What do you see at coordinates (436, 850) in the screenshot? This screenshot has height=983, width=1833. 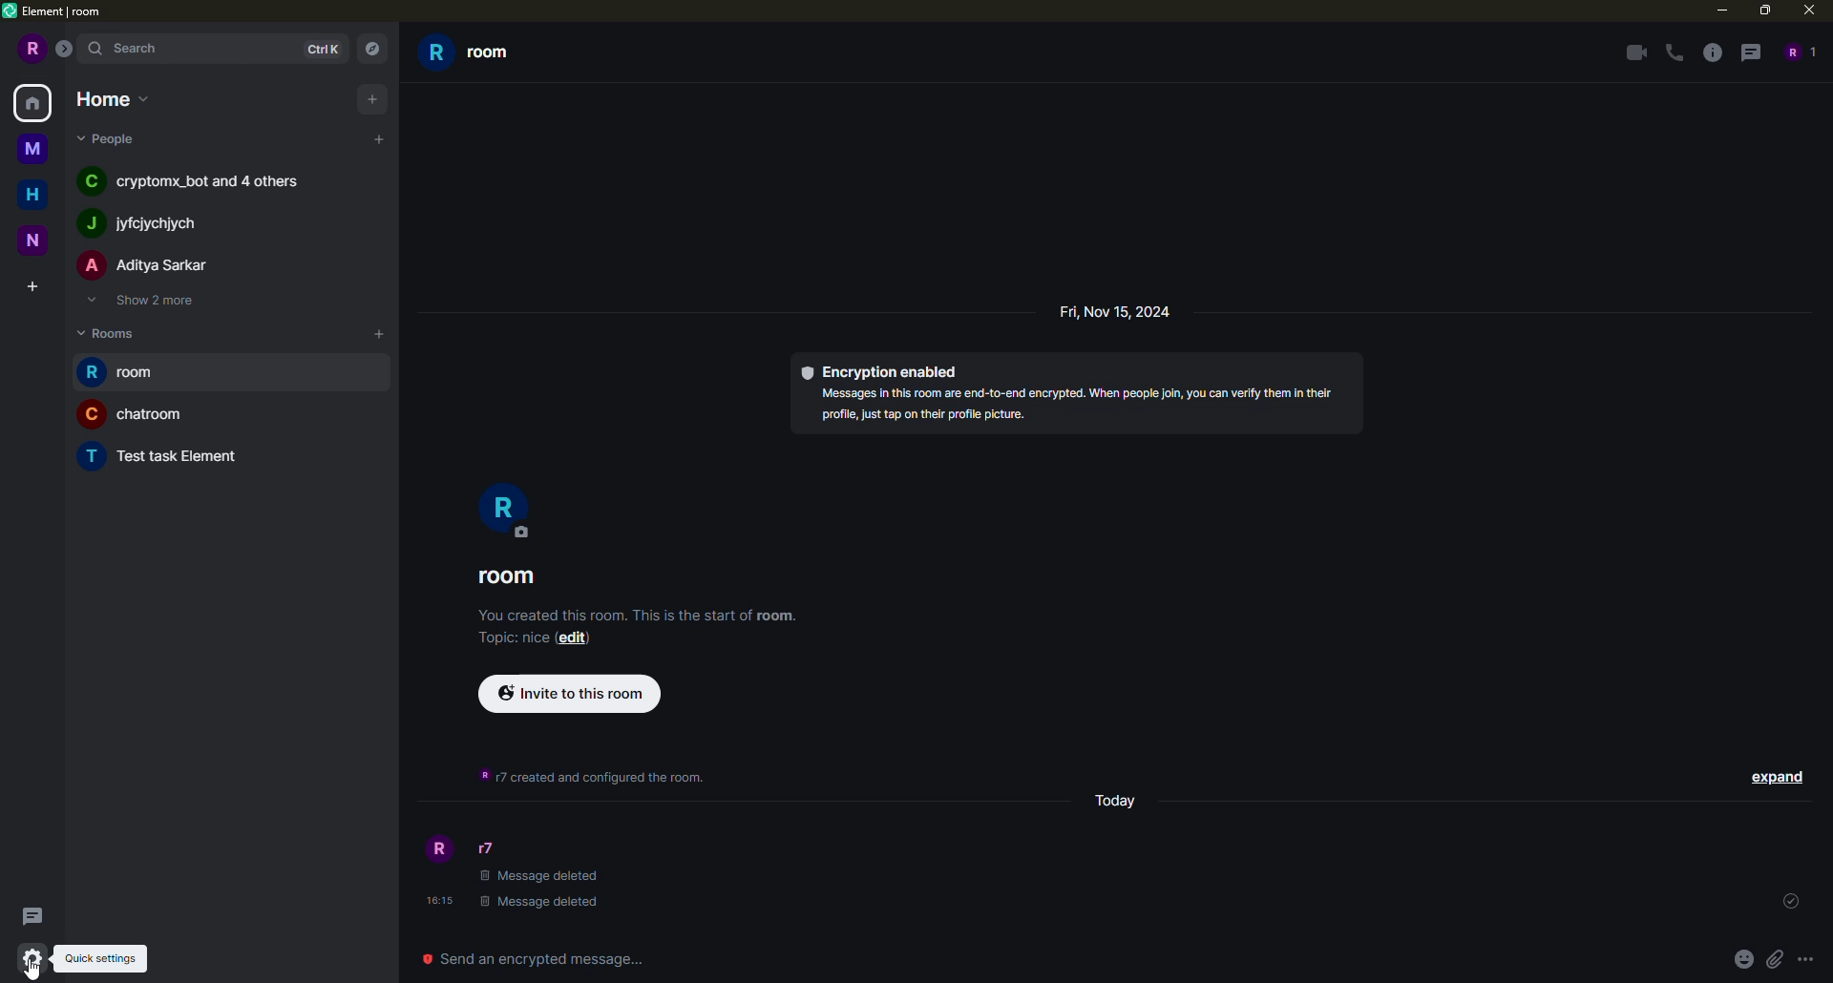 I see `profile` at bounding box center [436, 850].